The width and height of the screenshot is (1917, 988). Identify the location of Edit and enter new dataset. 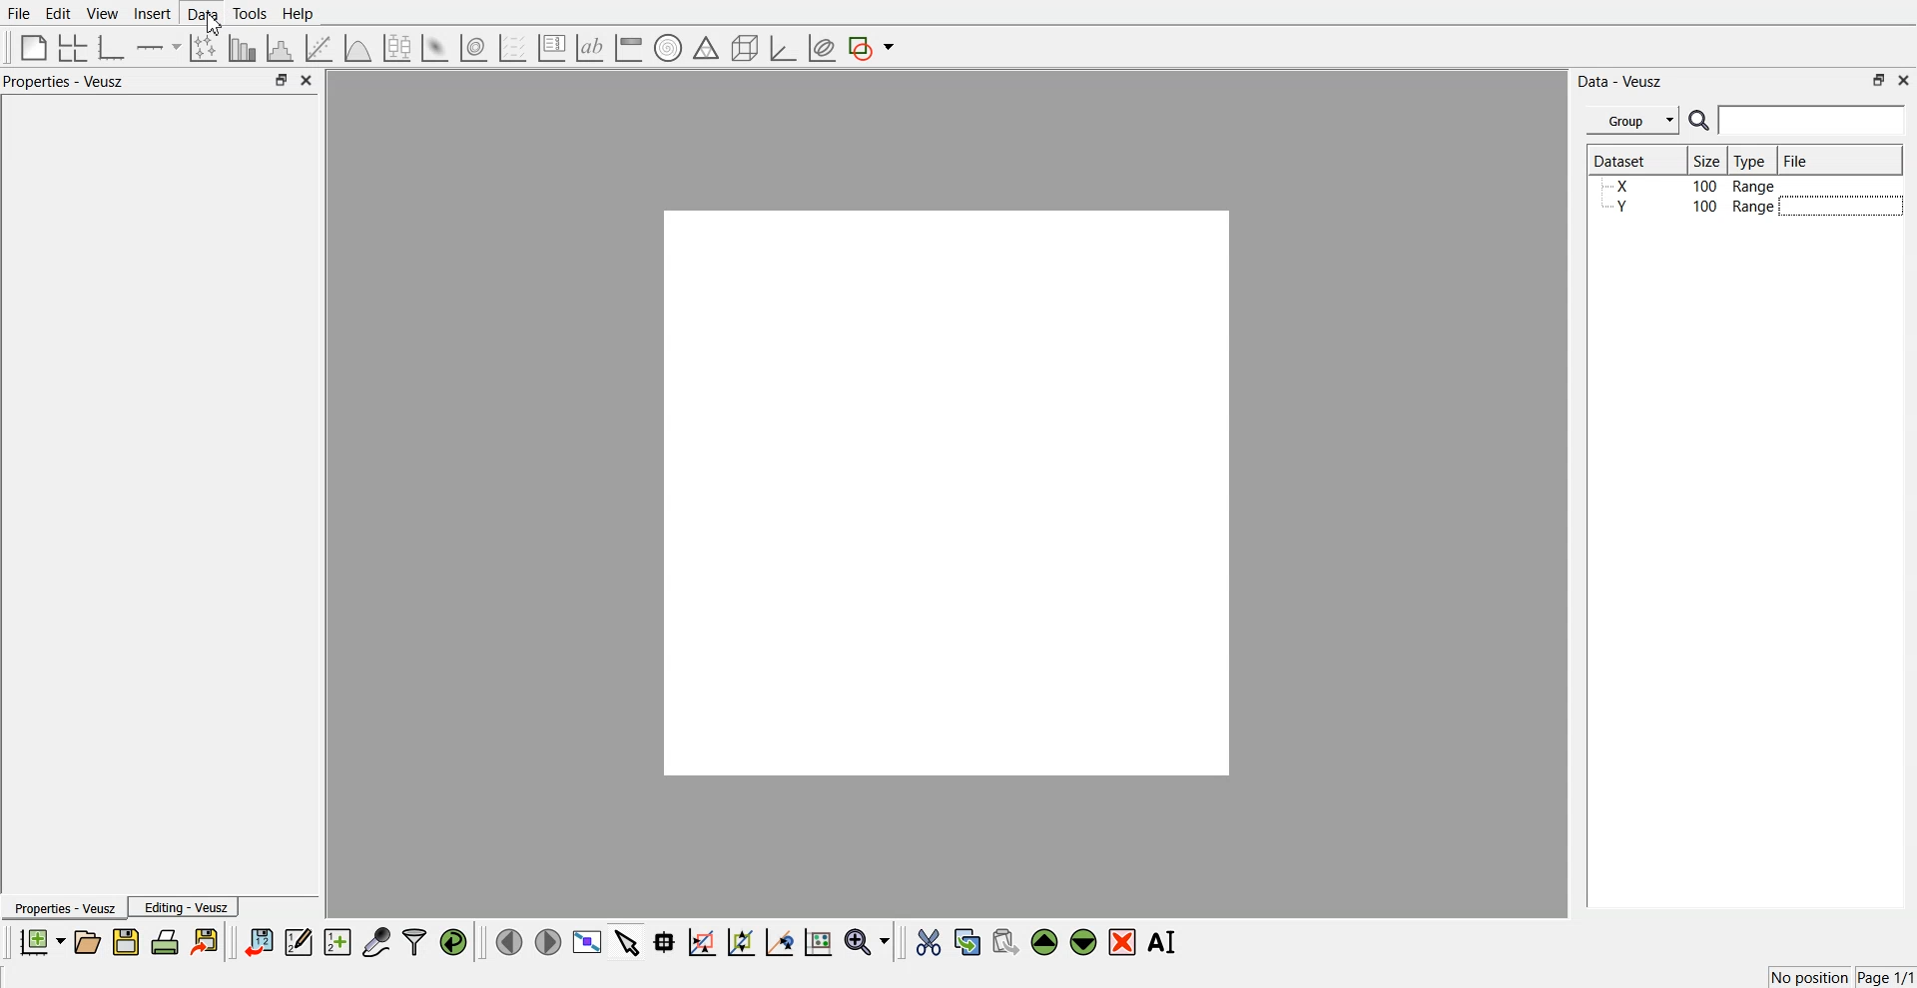
(298, 941).